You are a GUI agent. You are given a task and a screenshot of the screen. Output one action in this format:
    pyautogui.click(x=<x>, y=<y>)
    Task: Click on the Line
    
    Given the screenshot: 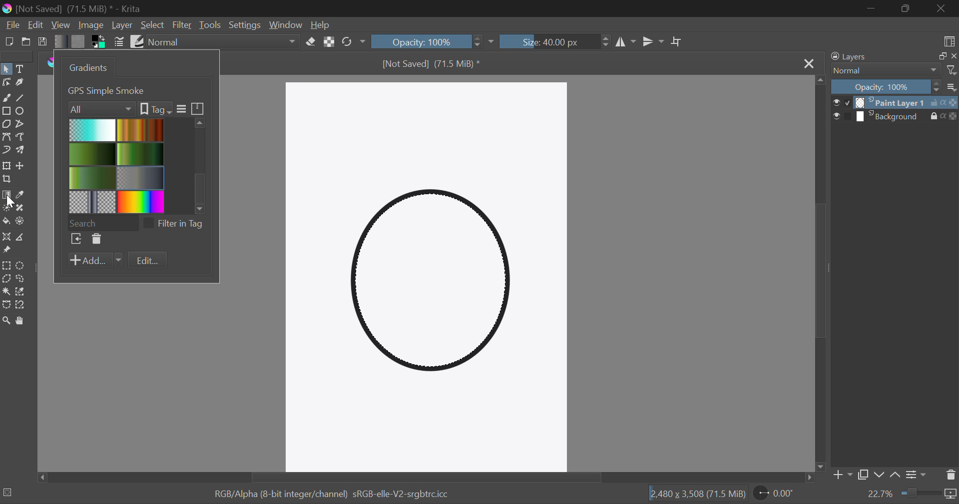 What is the action you would take?
    pyautogui.click(x=21, y=98)
    